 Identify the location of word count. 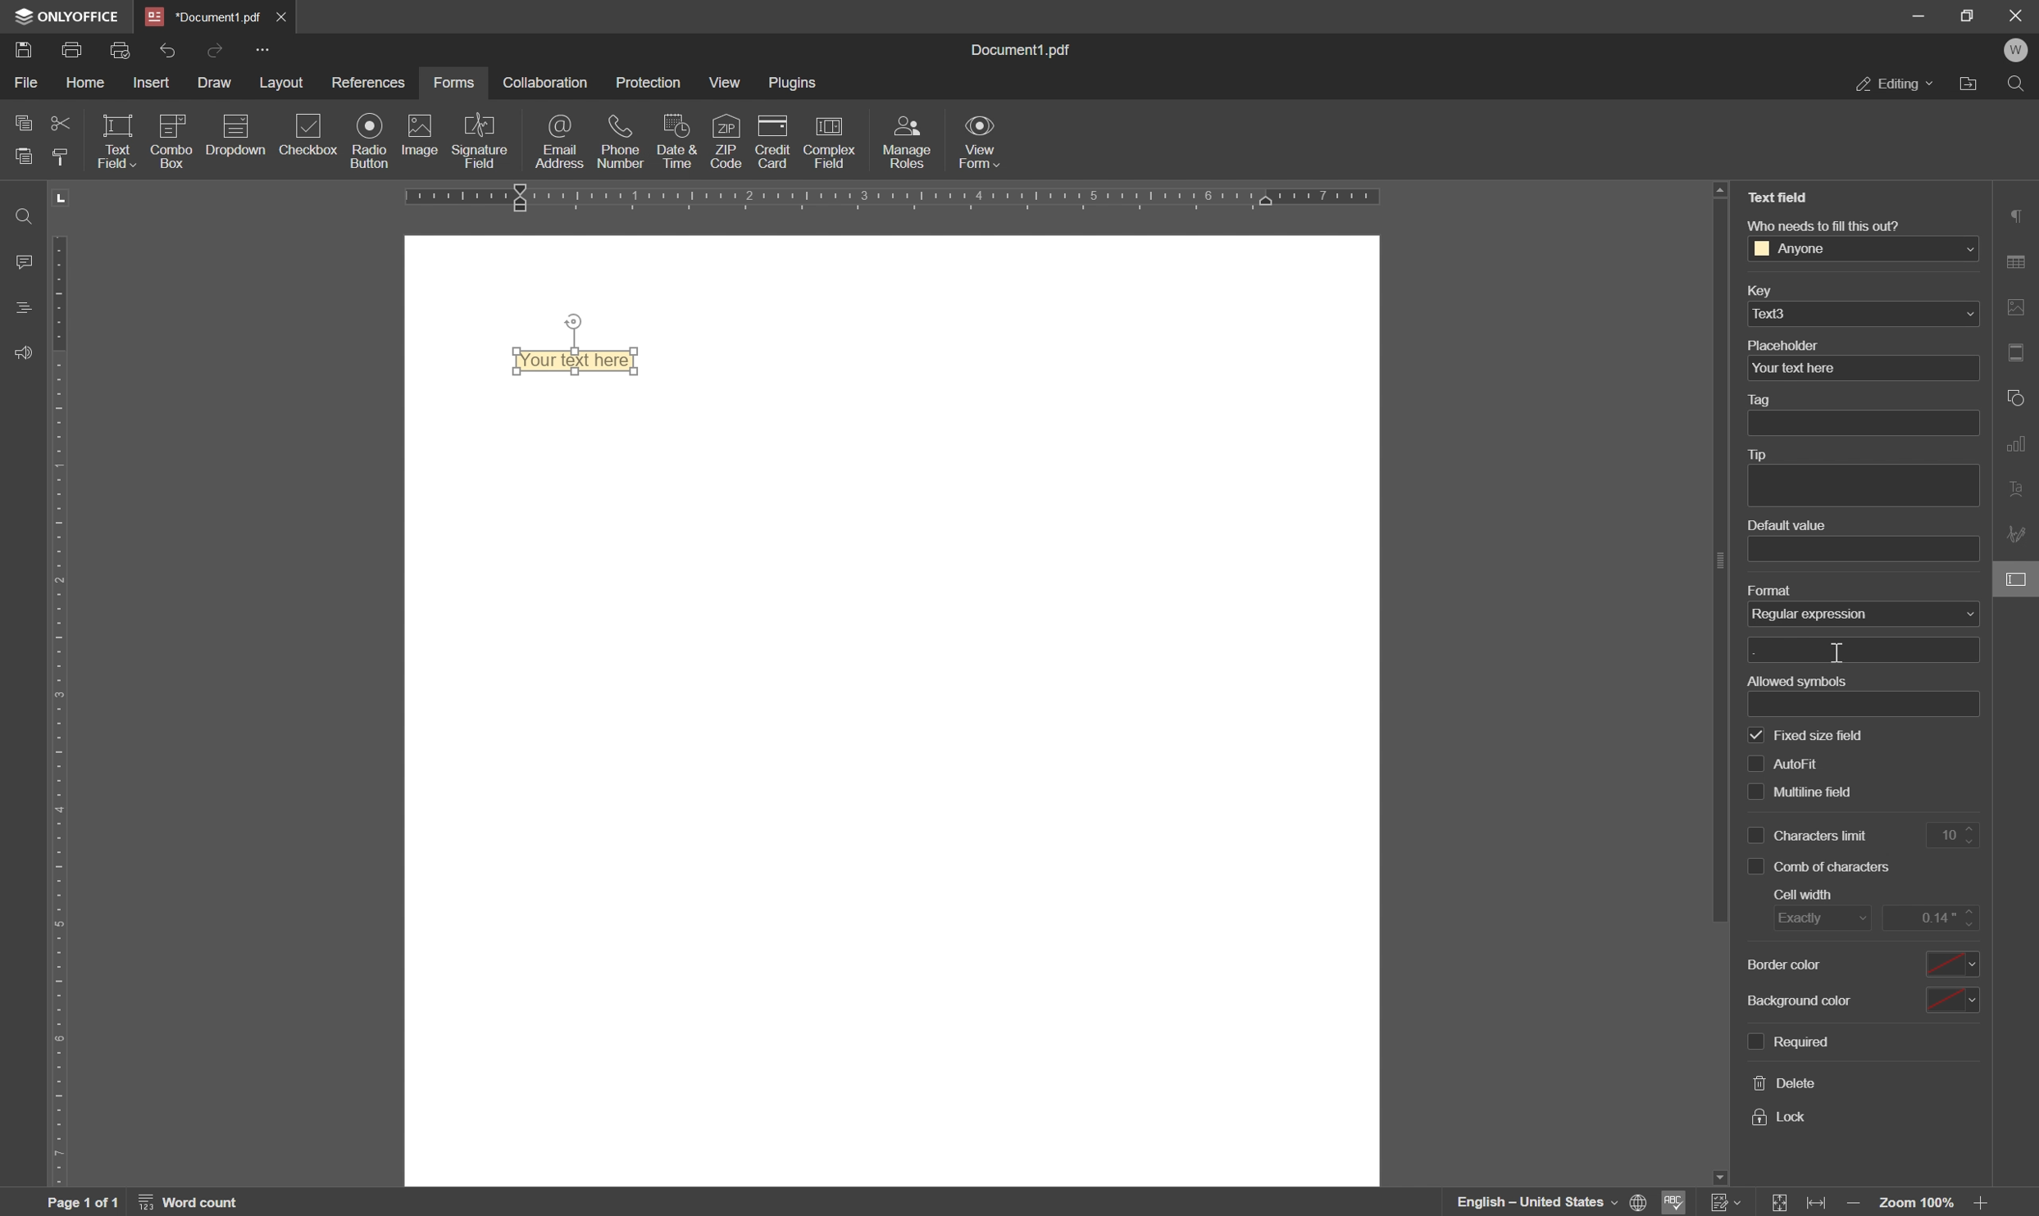
(193, 1202).